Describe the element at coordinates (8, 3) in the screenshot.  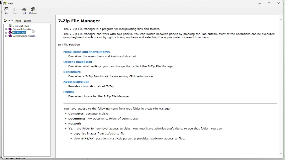
I see `help` at that location.